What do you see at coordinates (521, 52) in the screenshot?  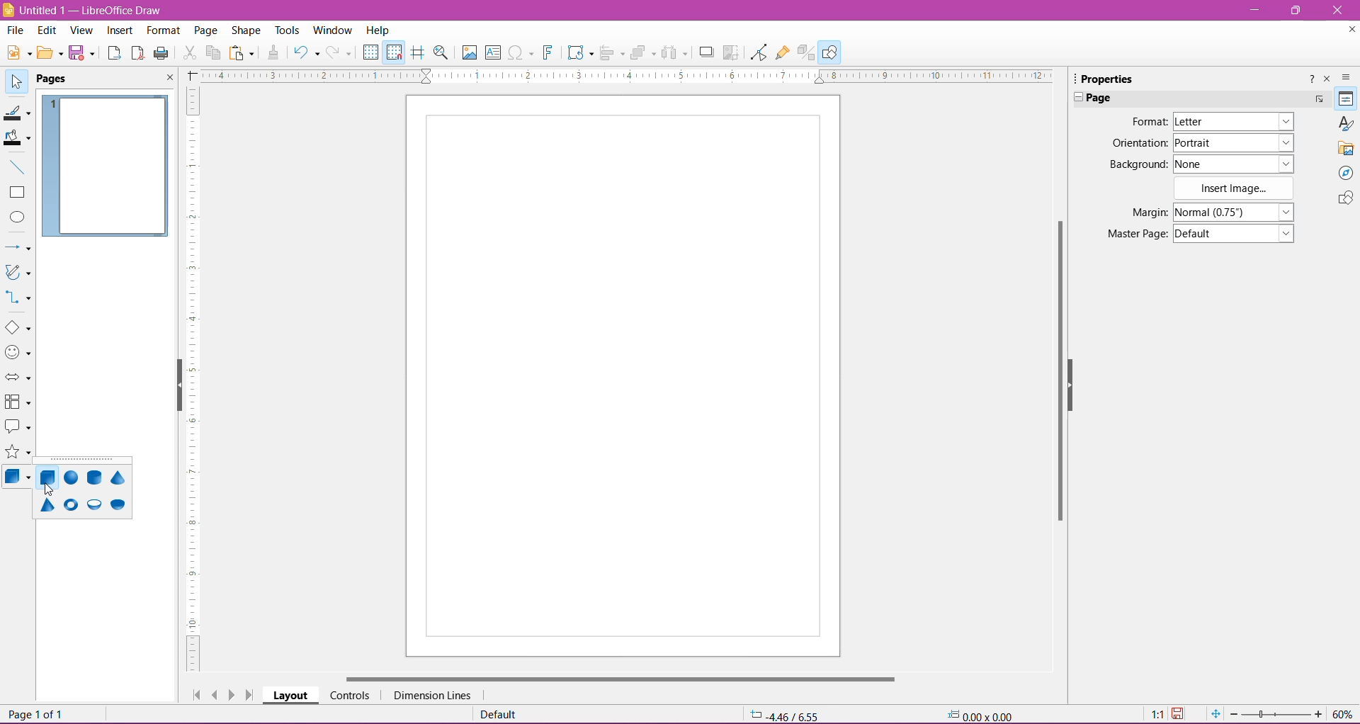 I see `Insert Special Characters` at bounding box center [521, 52].